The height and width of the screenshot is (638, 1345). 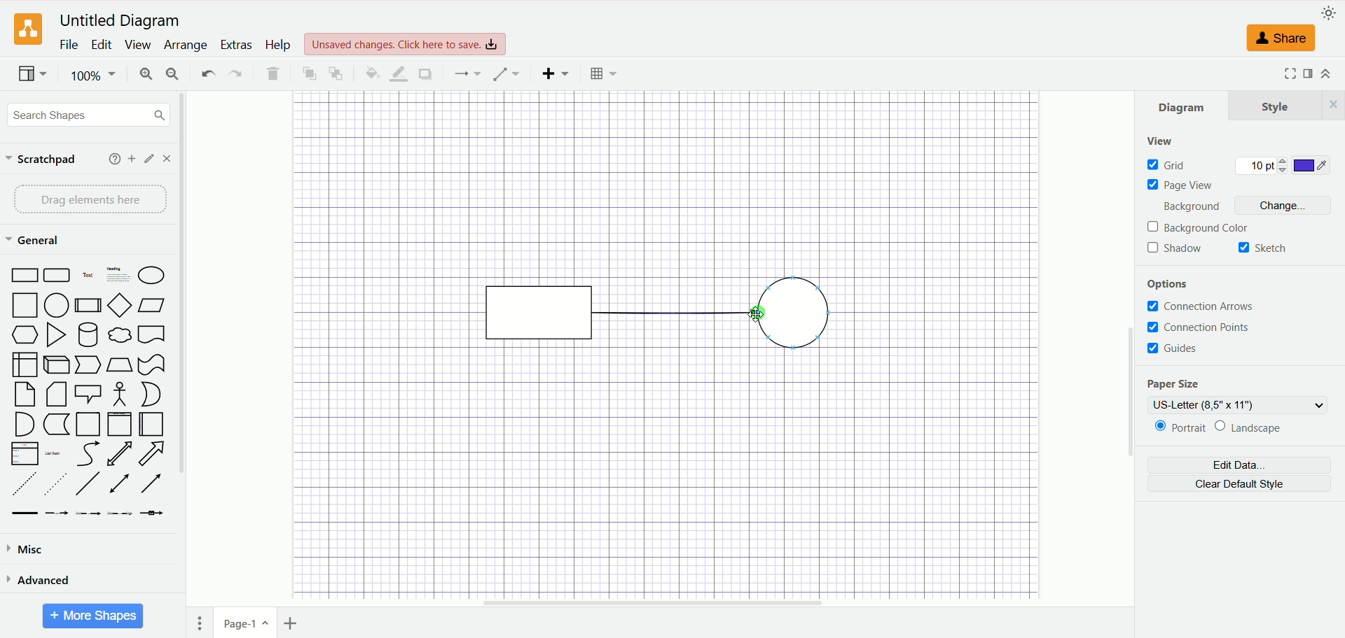 I want to click on vertical scroll bar, so click(x=1130, y=349).